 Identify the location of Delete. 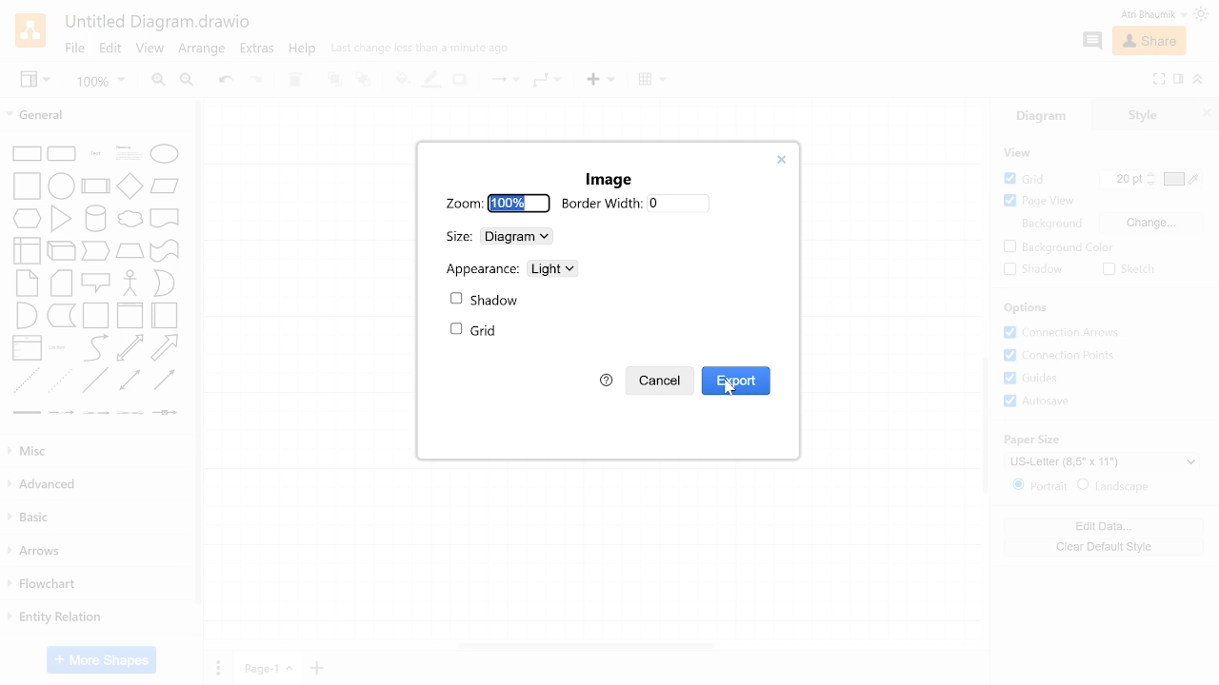
(295, 81).